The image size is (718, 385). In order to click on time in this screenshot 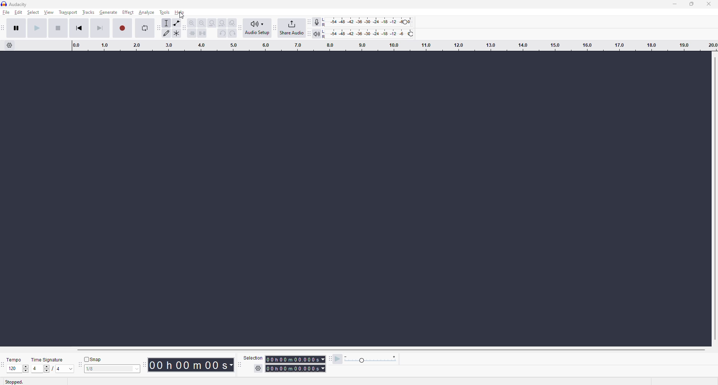, I will do `click(191, 364)`.